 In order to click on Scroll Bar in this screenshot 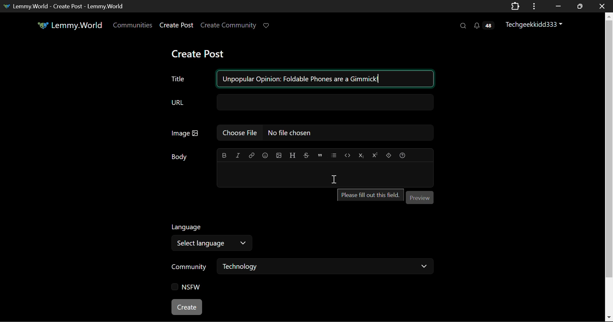, I will do `click(609, 165)`.